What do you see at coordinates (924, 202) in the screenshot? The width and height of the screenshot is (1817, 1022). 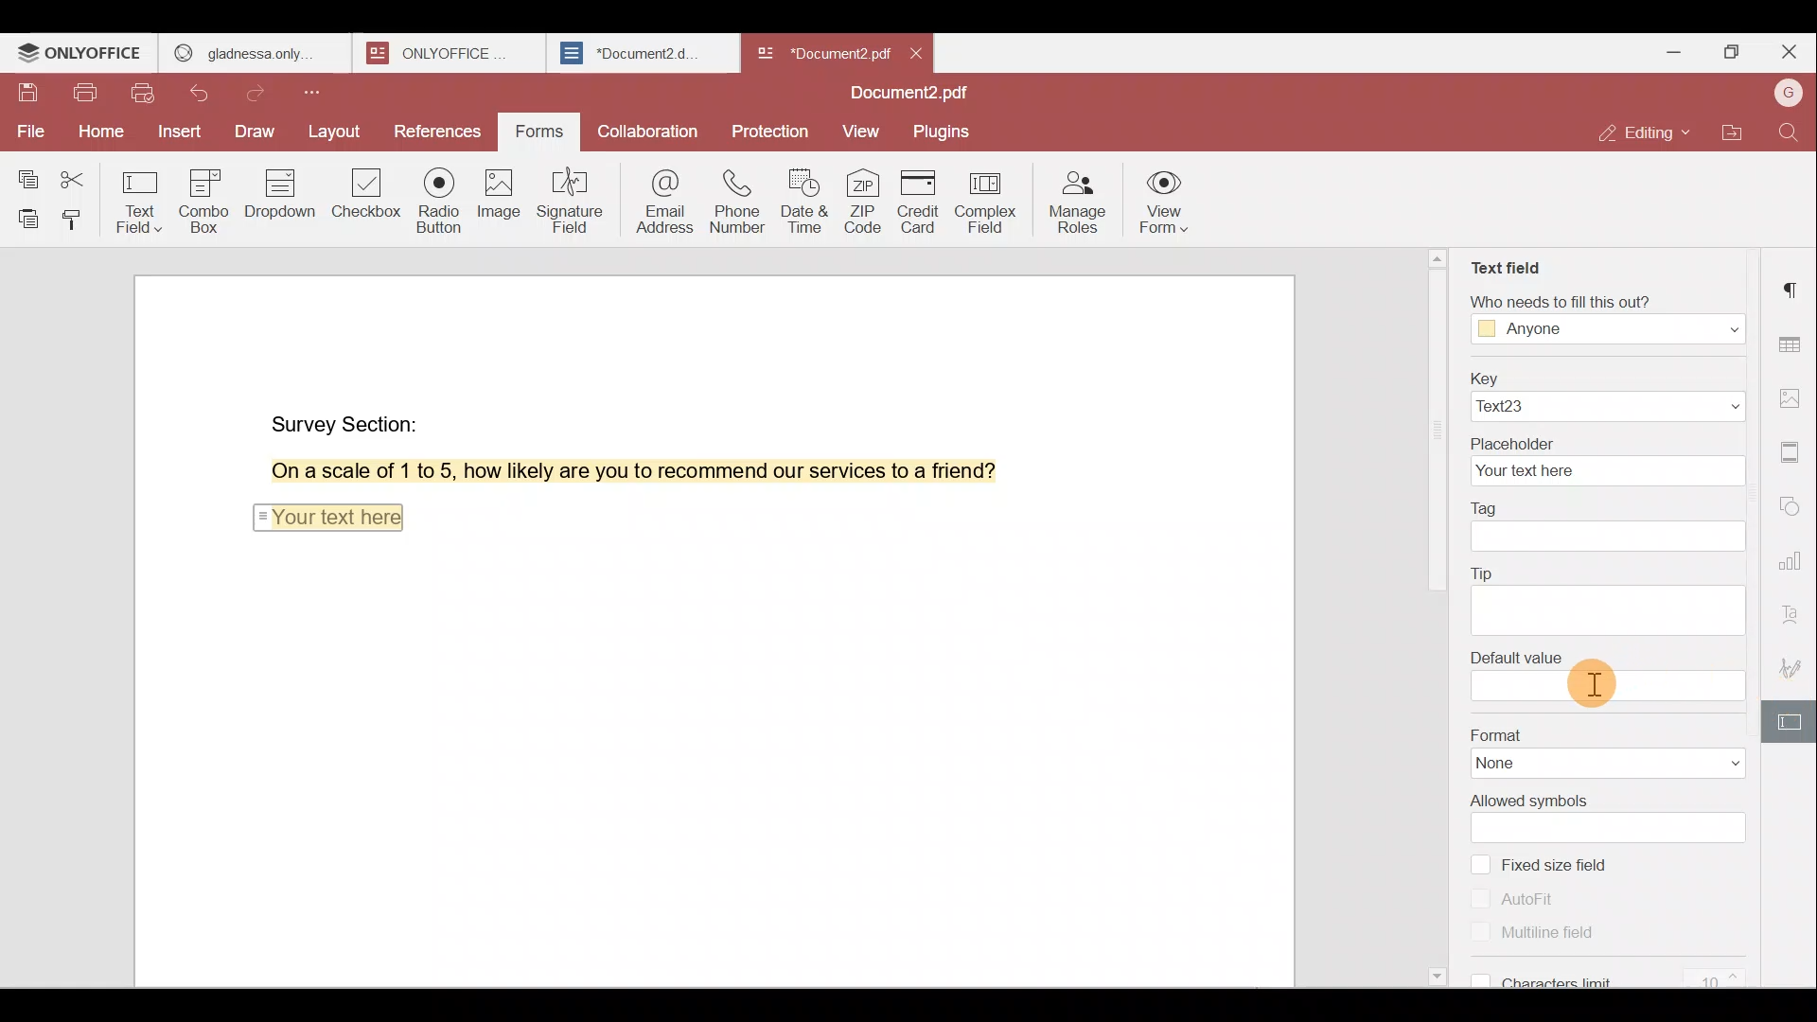 I see `Credit card` at bounding box center [924, 202].